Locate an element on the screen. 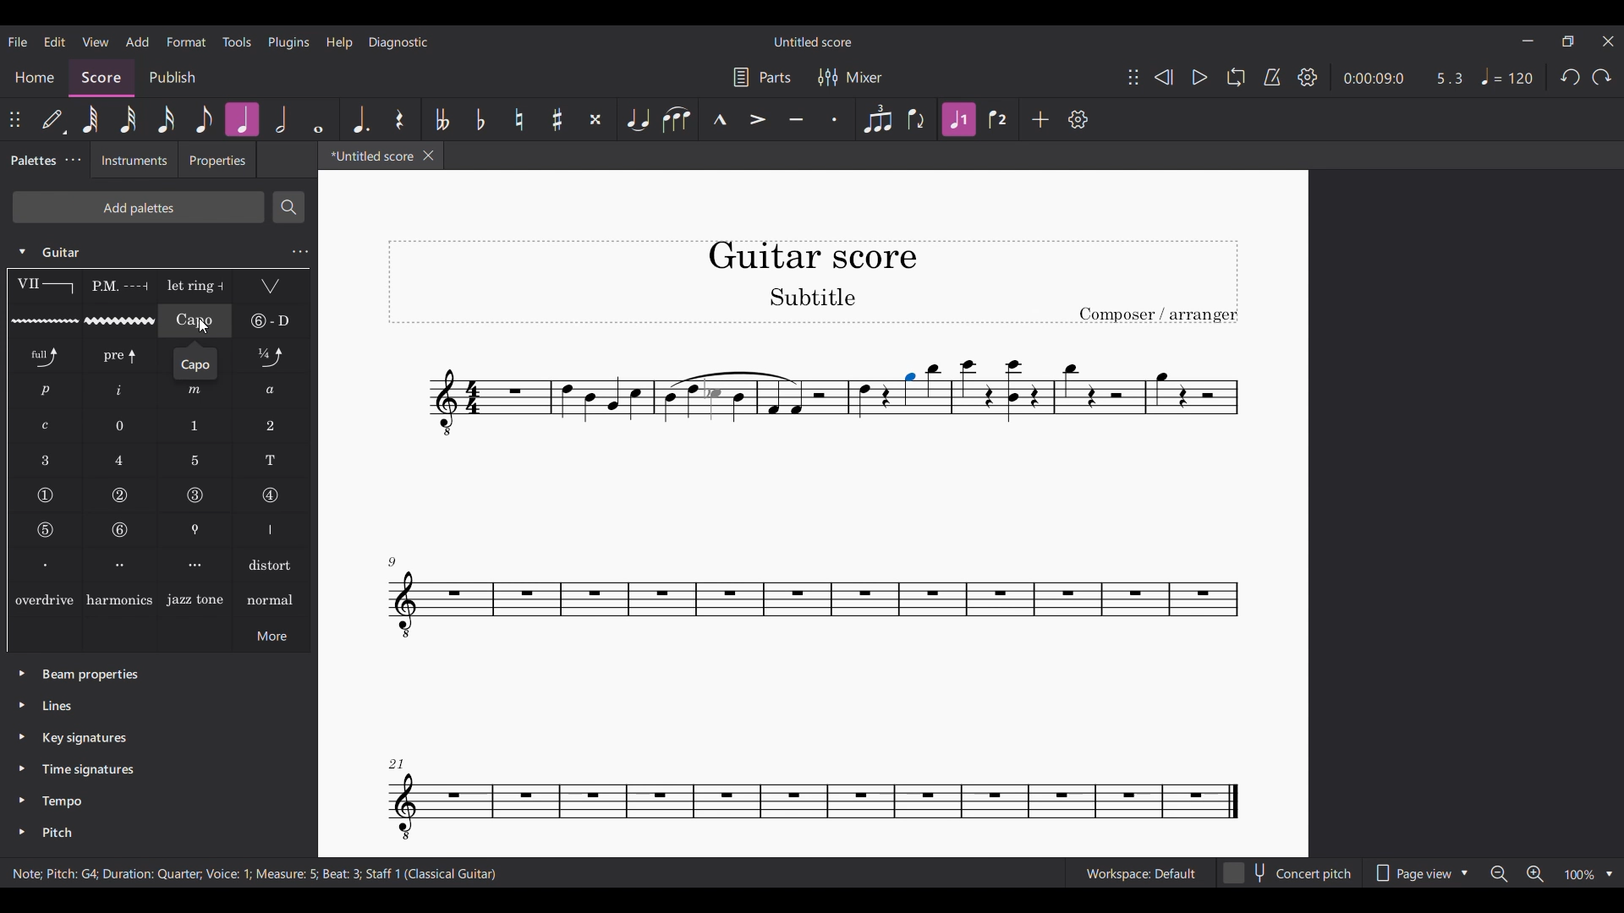 This screenshot has width=1624, height=913. Close tab is located at coordinates (429, 156).